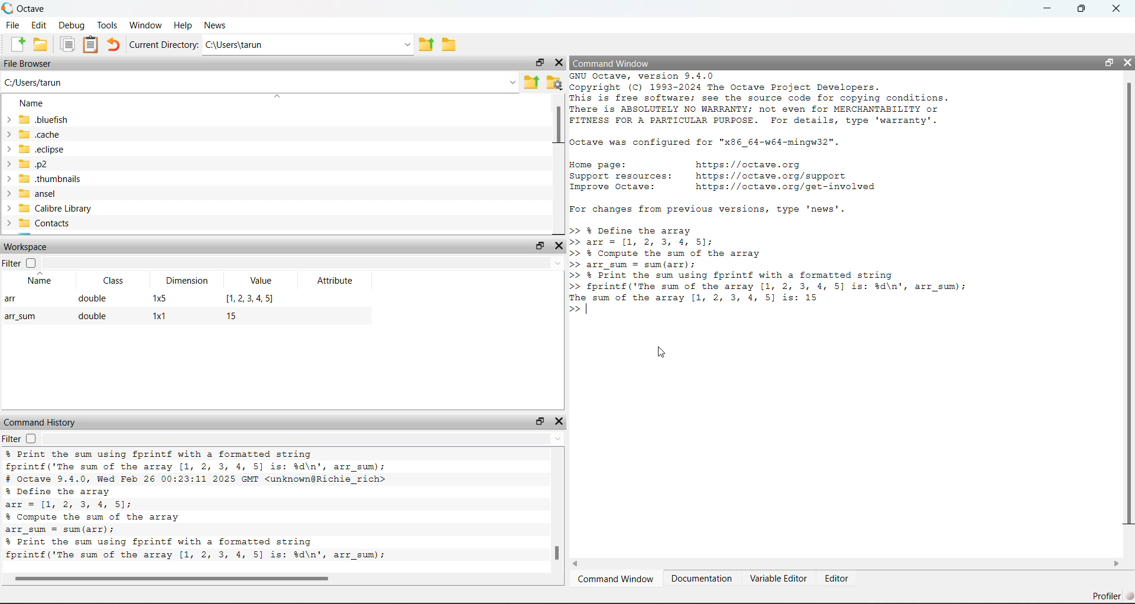 This screenshot has width=1135, height=604. I want to click on Close, so click(559, 63).